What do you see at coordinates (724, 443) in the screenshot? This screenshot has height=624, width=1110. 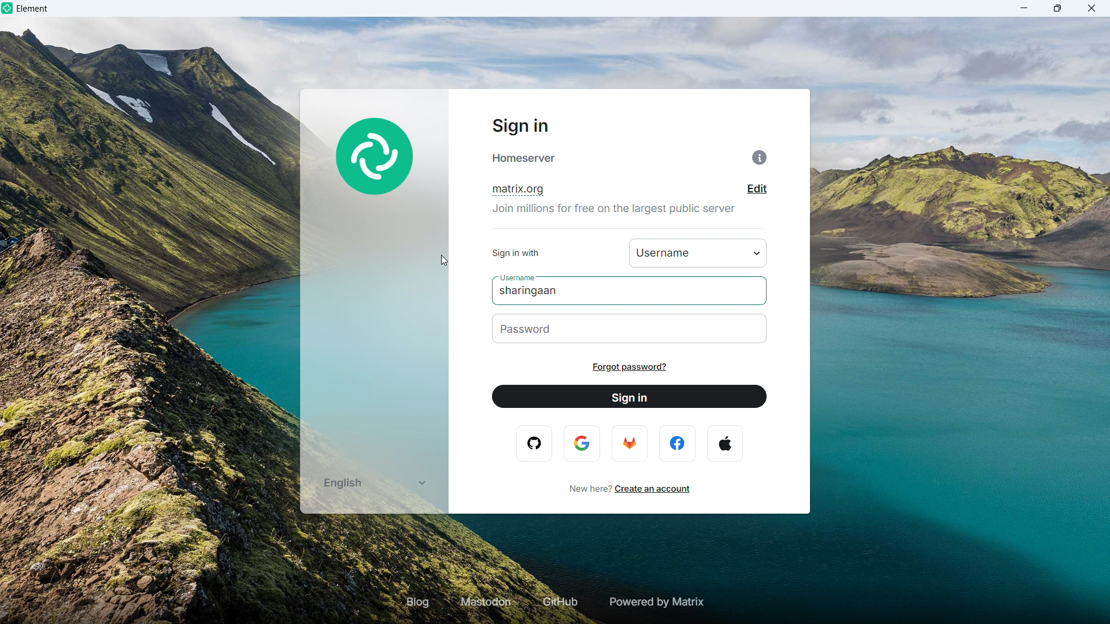 I see `apple logo` at bounding box center [724, 443].